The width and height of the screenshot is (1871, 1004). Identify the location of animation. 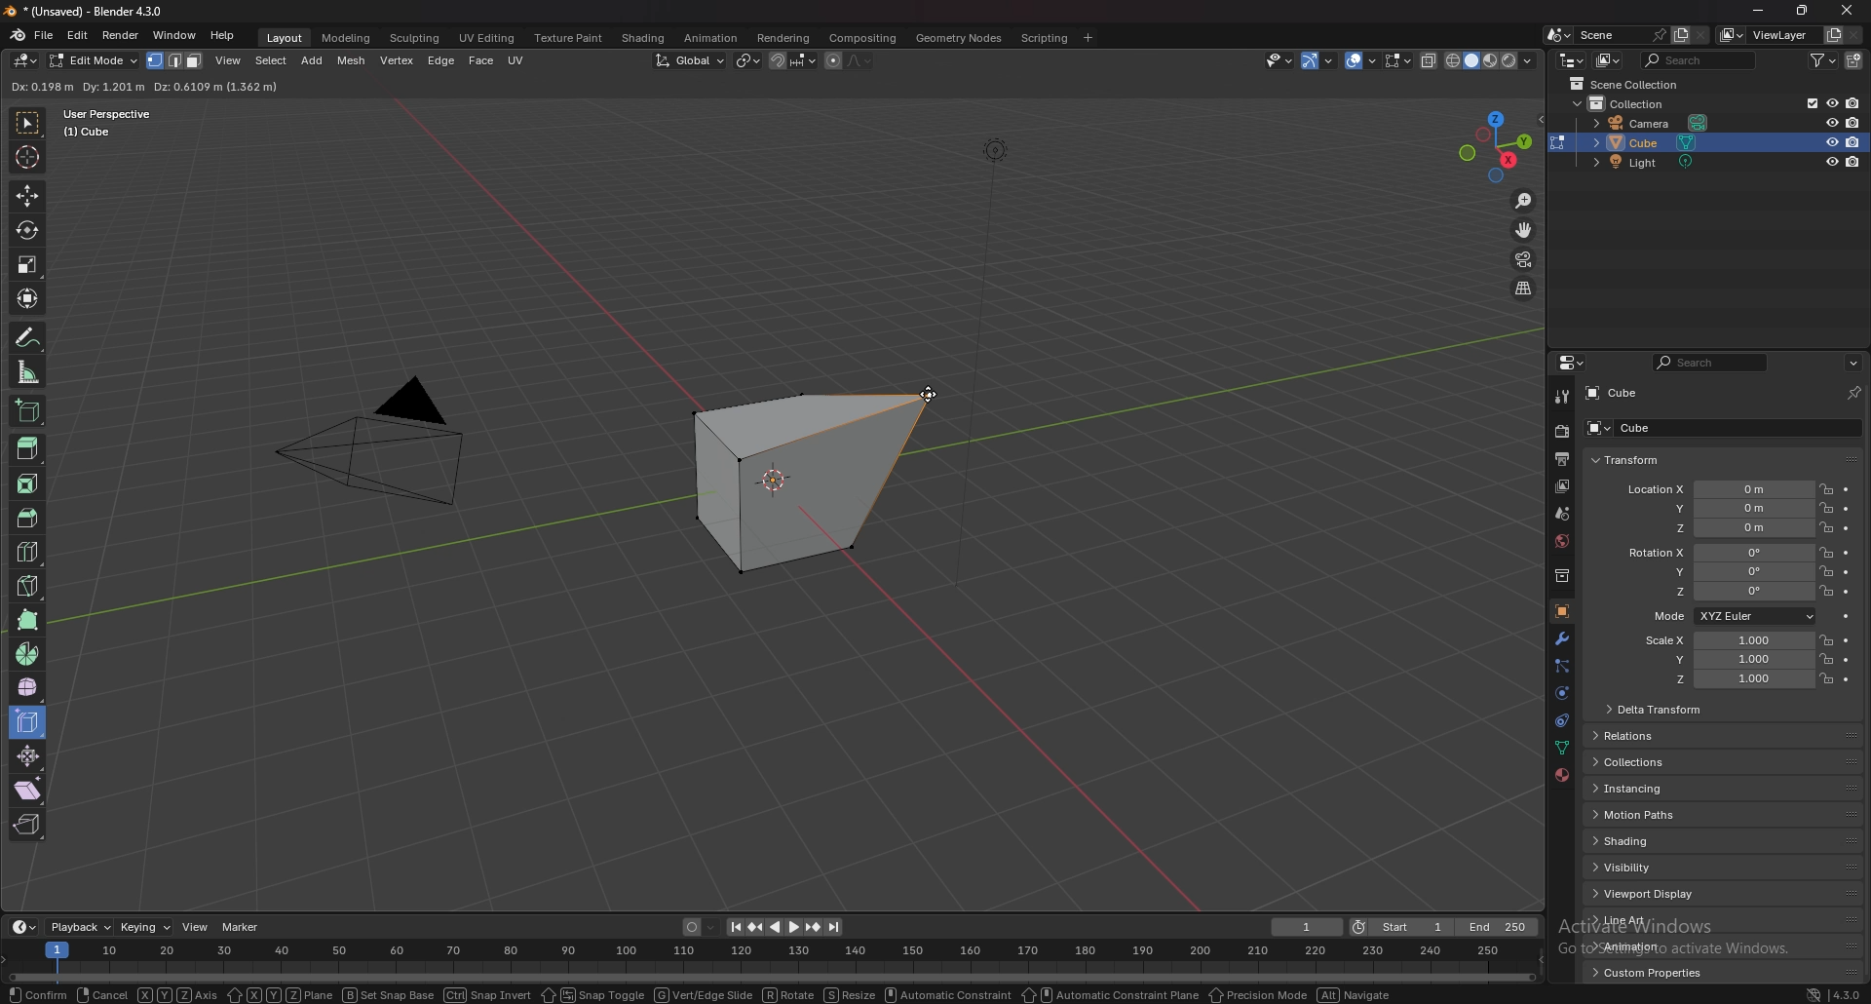
(1642, 946).